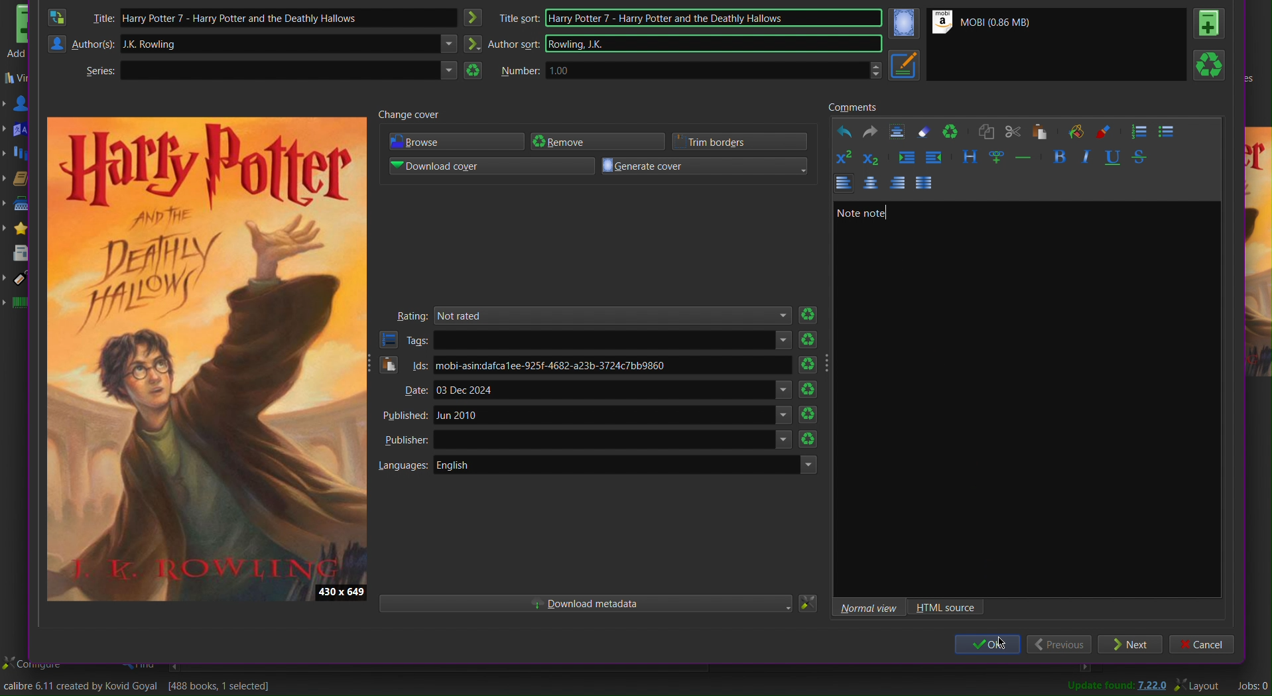 The width and height of the screenshot is (1272, 696). What do you see at coordinates (613, 365) in the screenshot?
I see `mobi` at bounding box center [613, 365].